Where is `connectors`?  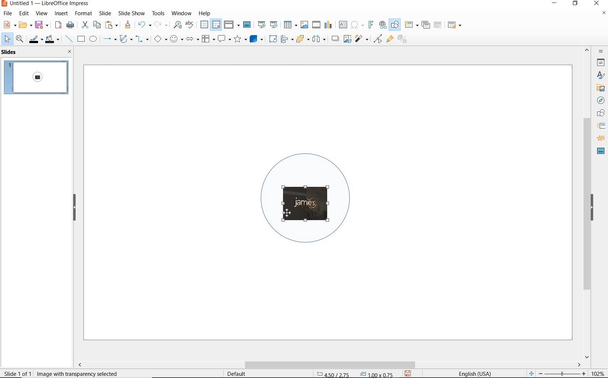 connectors is located at coordinates (142, 40).